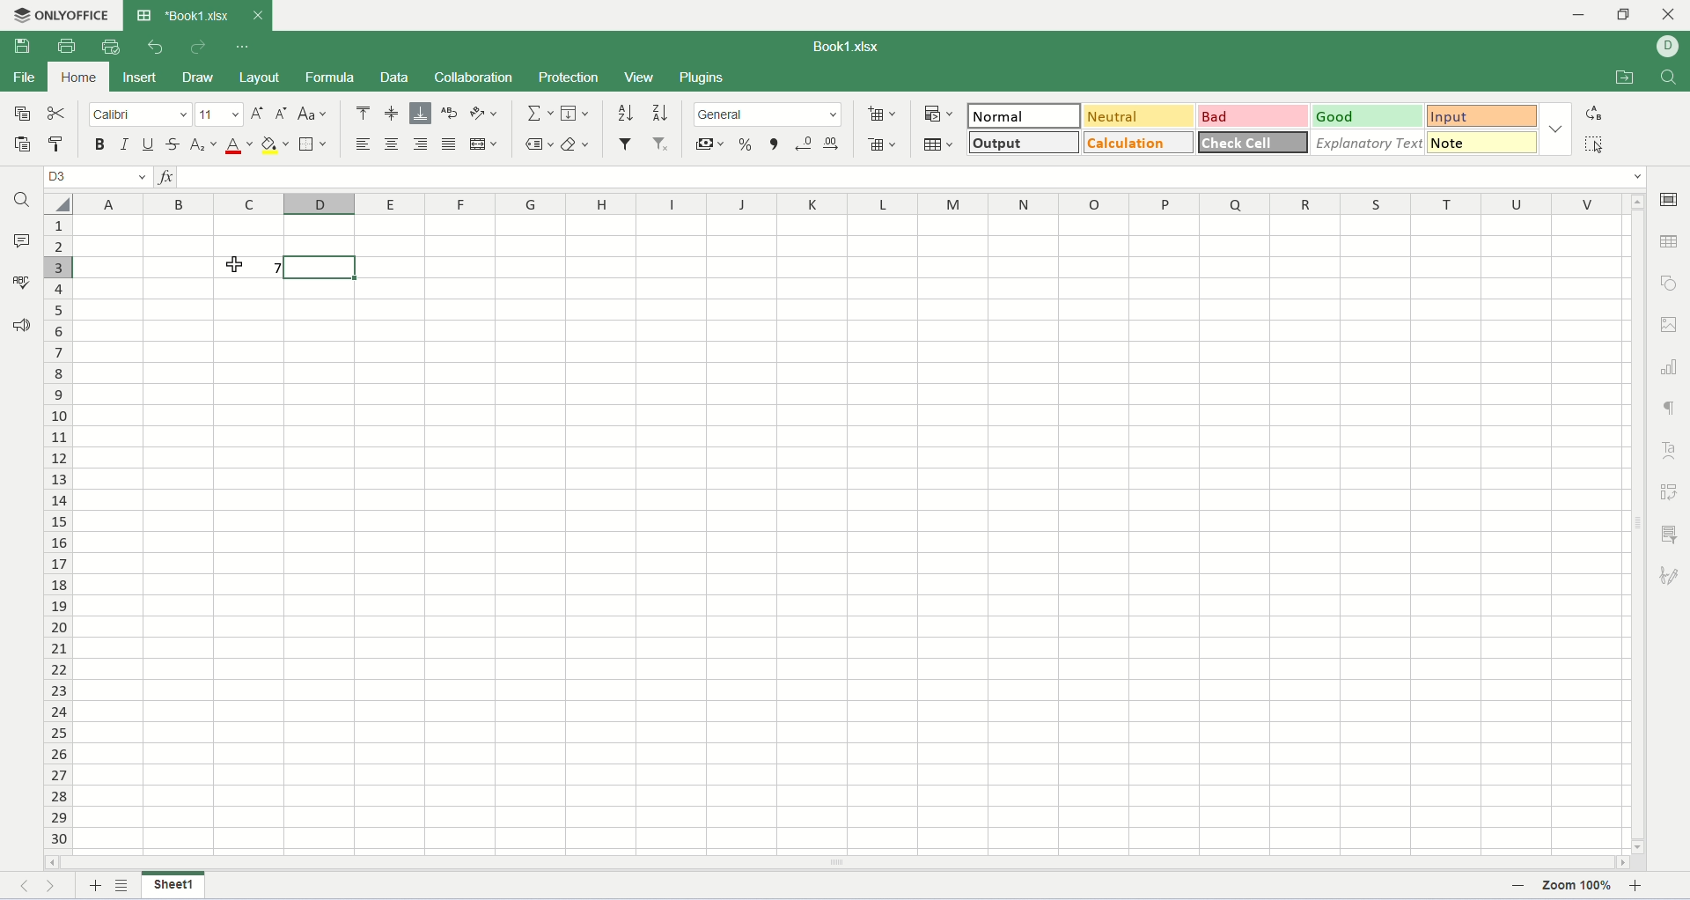 This screenshot has width=1690, height=900. Describe the element at coordinates (1658, 885) in the screenshot. I see `zoom in` at that location.